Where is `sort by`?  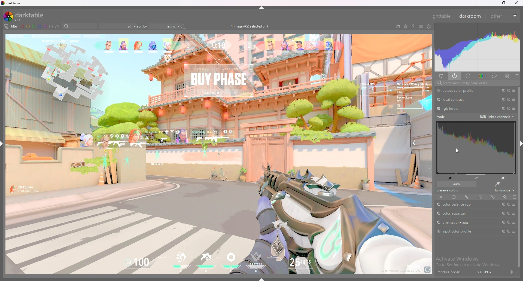
sort by is located at coordinates (158, 26).